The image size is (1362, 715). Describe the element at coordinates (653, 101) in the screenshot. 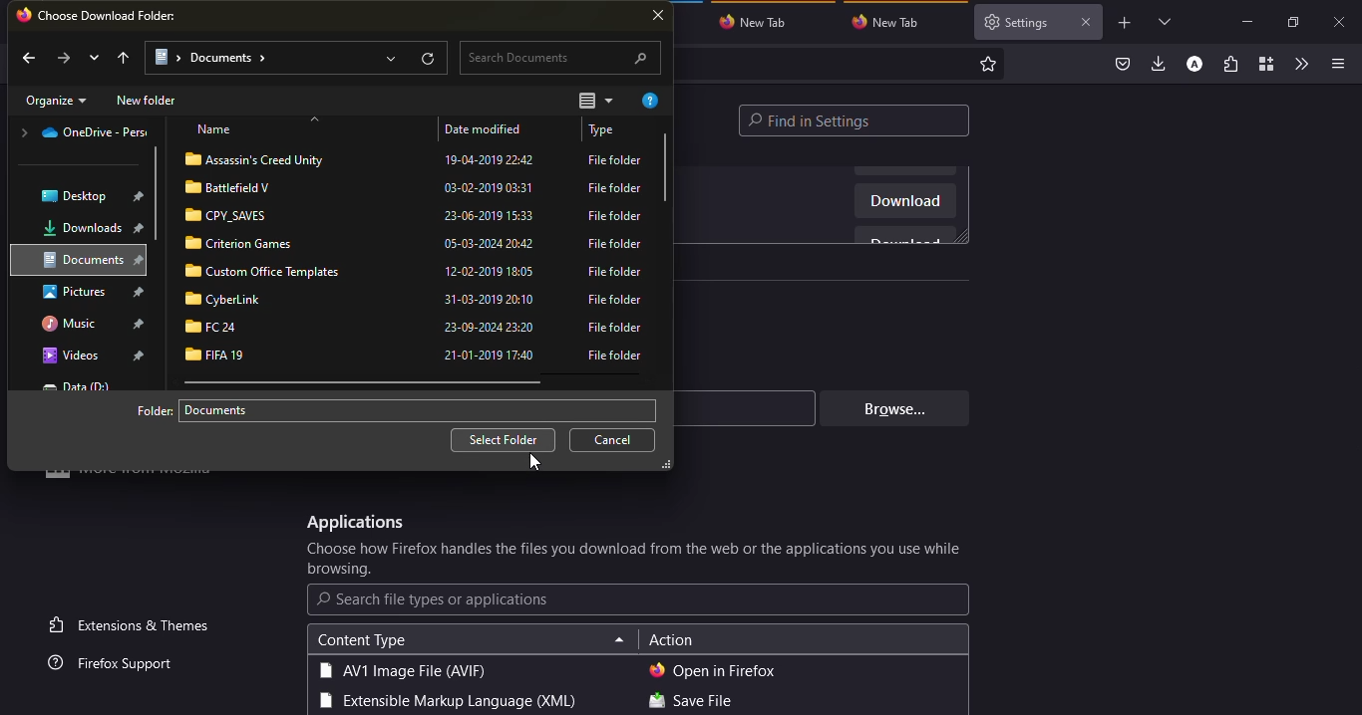

I see `info` at that location.